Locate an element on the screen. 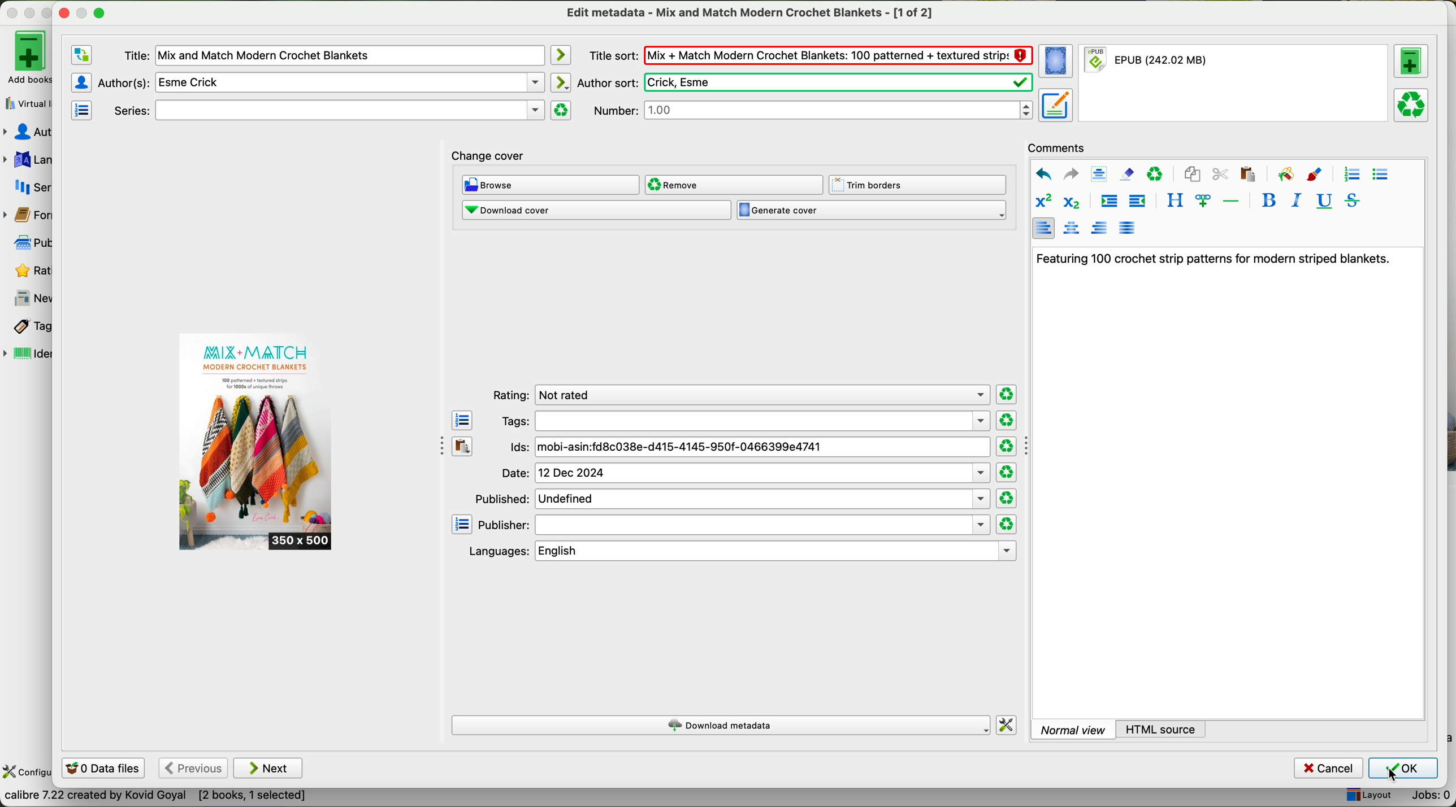 Image resolution: width=1456 pixels, height=807 pixels. HTML source is located at coordinates (1162, 729).